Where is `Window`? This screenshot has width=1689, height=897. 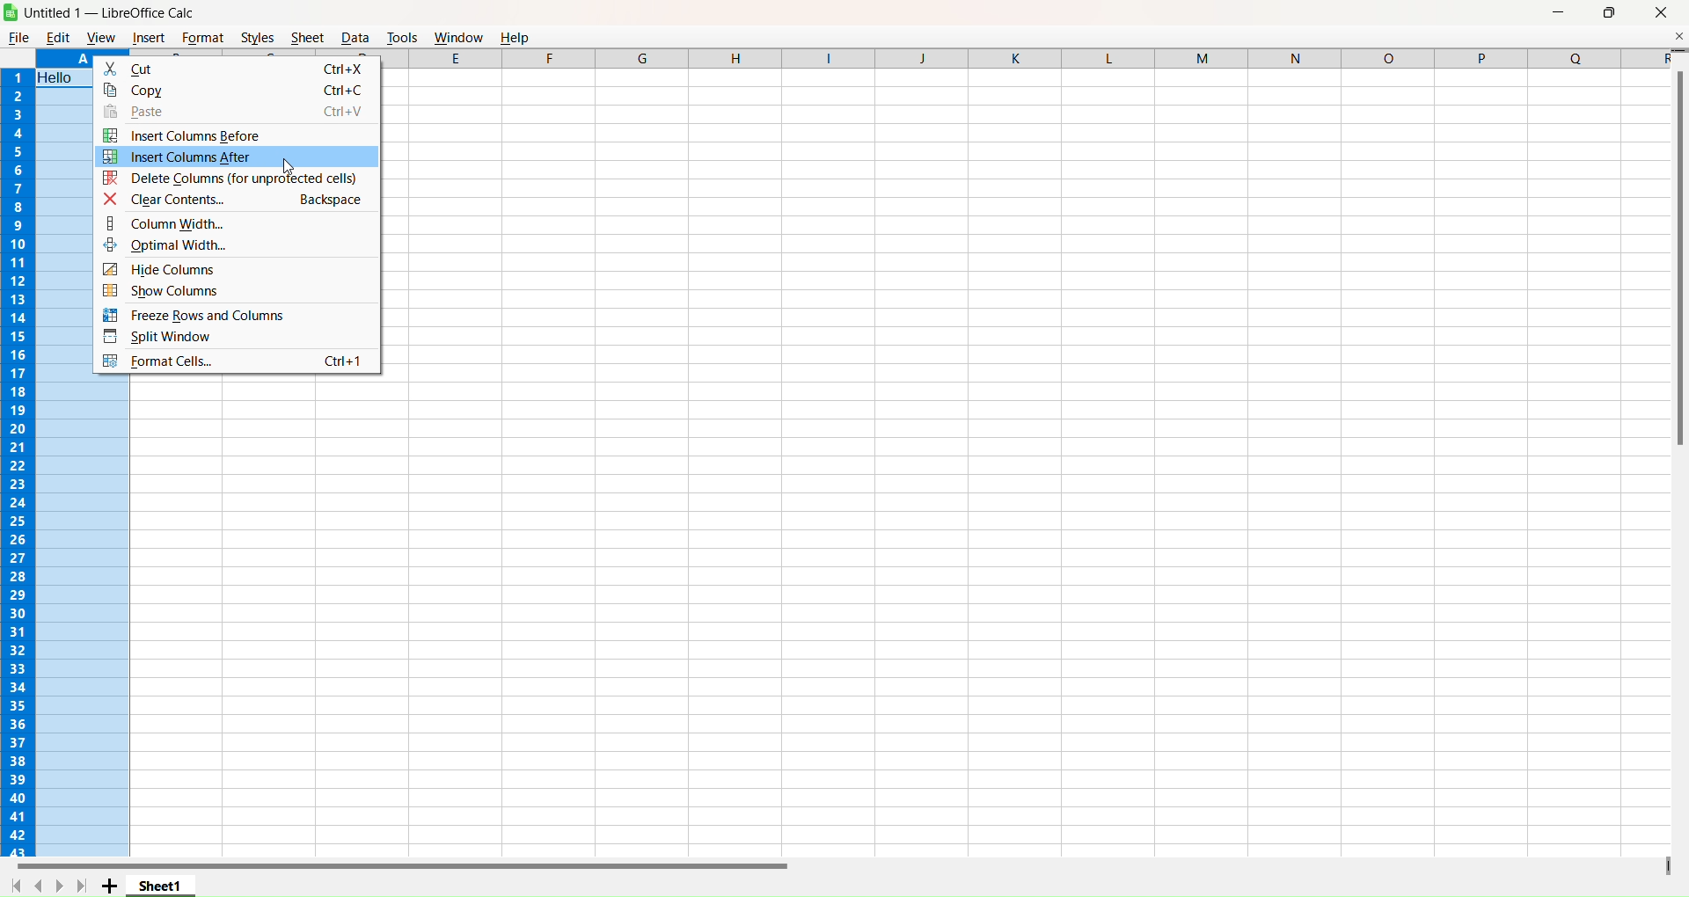 Window is located at coordinates (458, 36).